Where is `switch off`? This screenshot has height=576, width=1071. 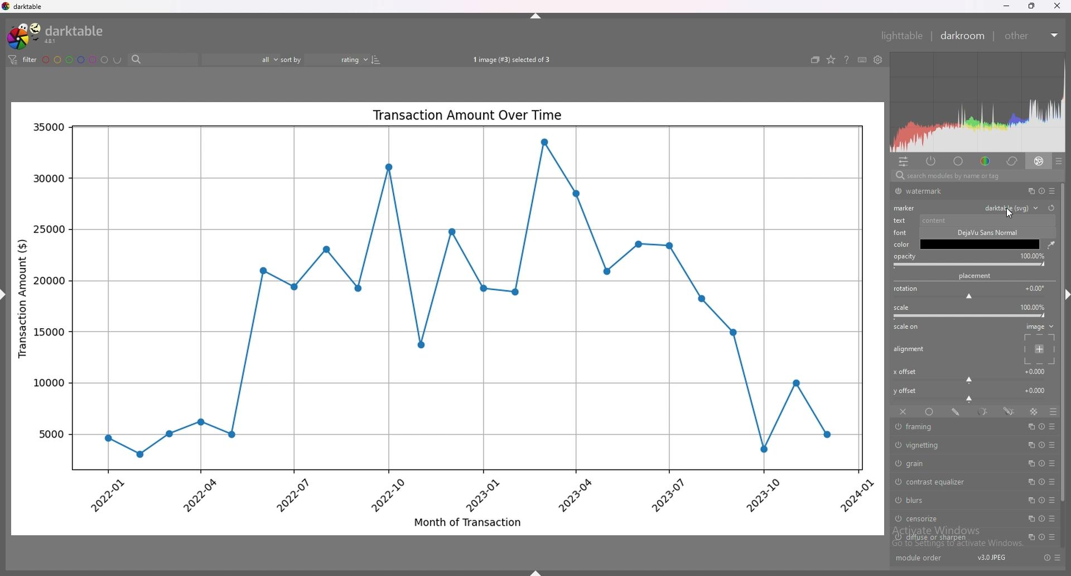
switch off is located at coordinates (898, 501).